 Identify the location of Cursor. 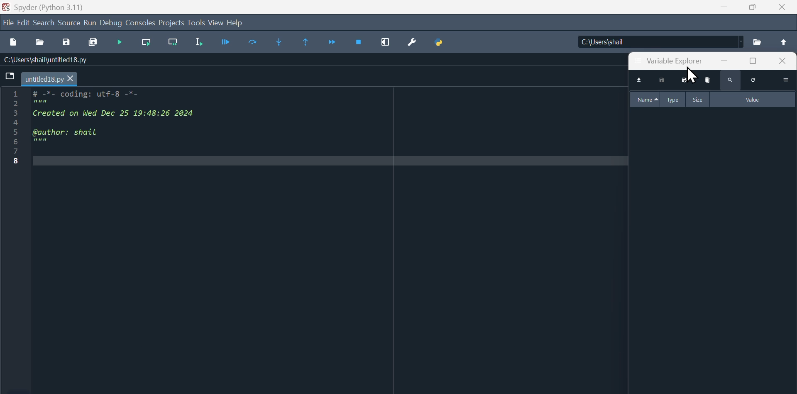
(694, 75).